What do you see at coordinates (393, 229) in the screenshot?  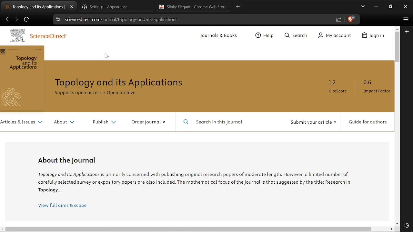 I see `Move right` at bounding box center [393, 229].